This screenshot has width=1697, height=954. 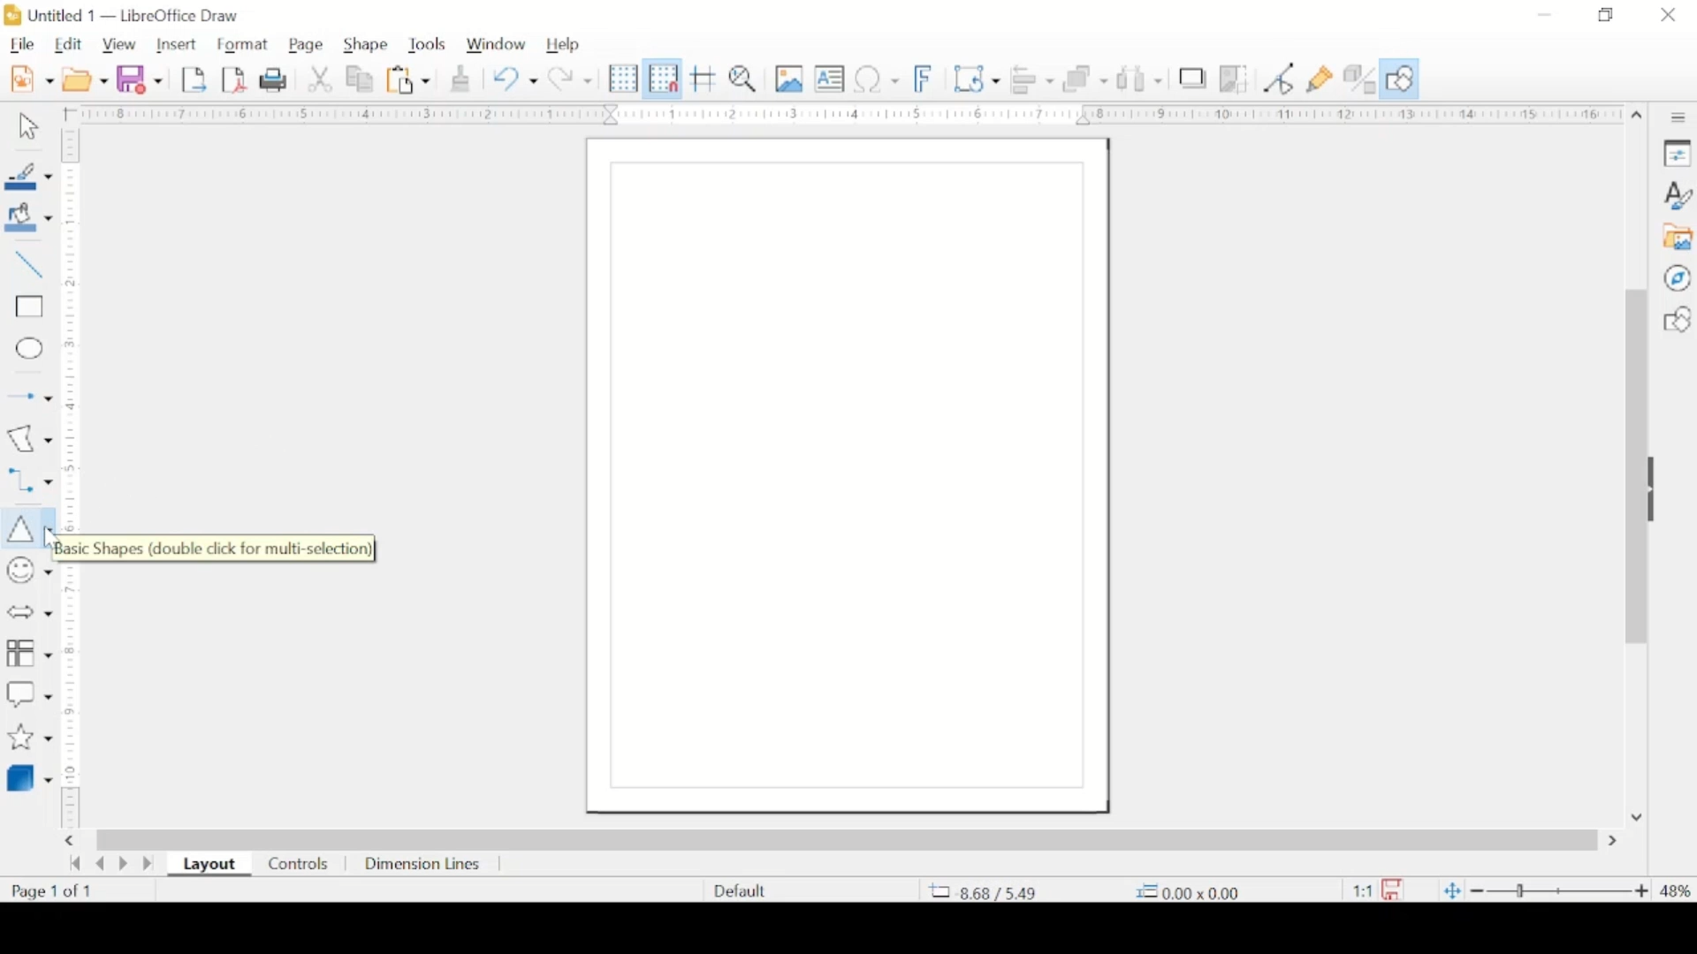 I want to click on edit, so click(x=68, y=45).